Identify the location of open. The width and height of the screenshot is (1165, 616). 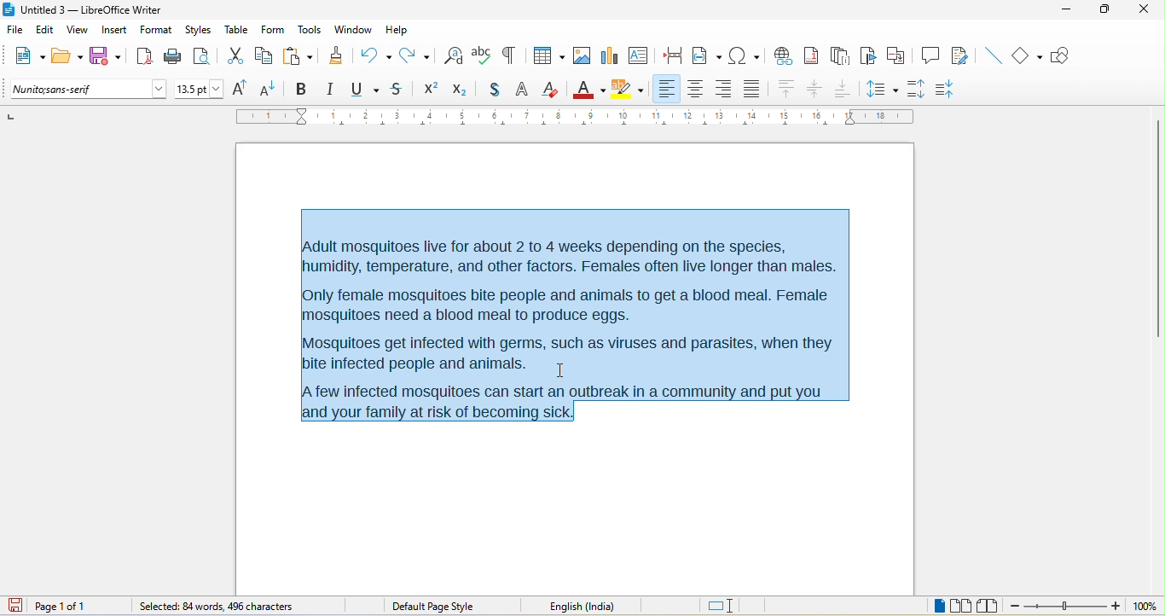
(67, 57).